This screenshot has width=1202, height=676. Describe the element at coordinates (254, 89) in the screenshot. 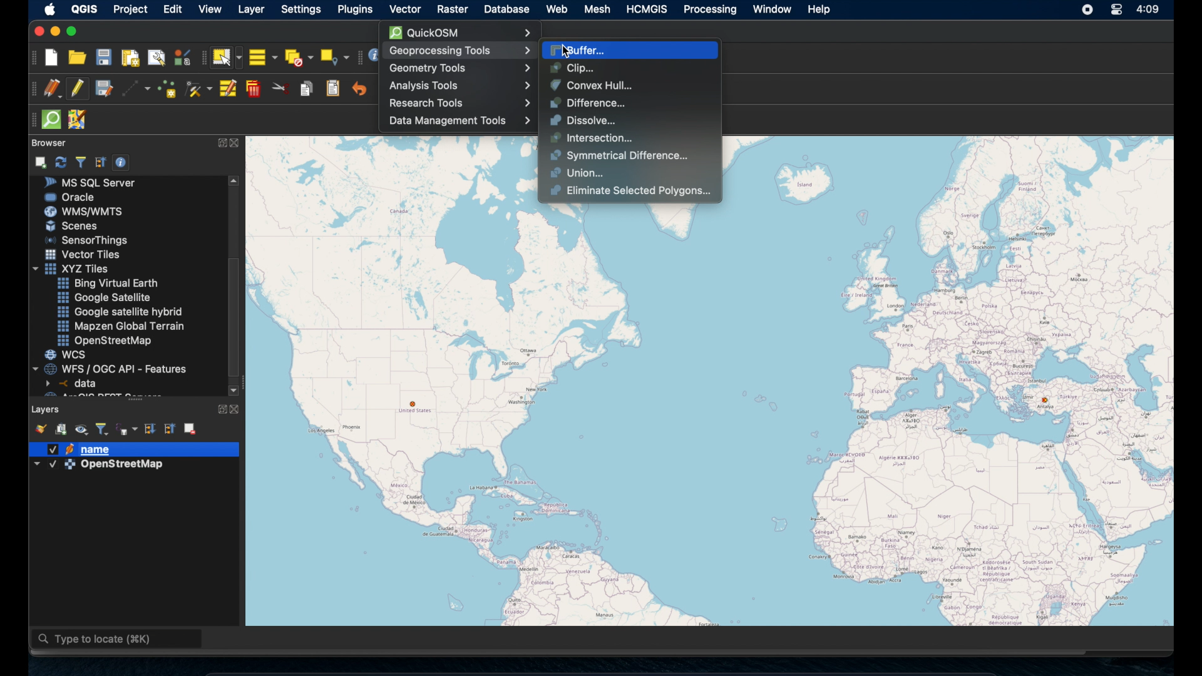

I see `delete select ted` at that location.